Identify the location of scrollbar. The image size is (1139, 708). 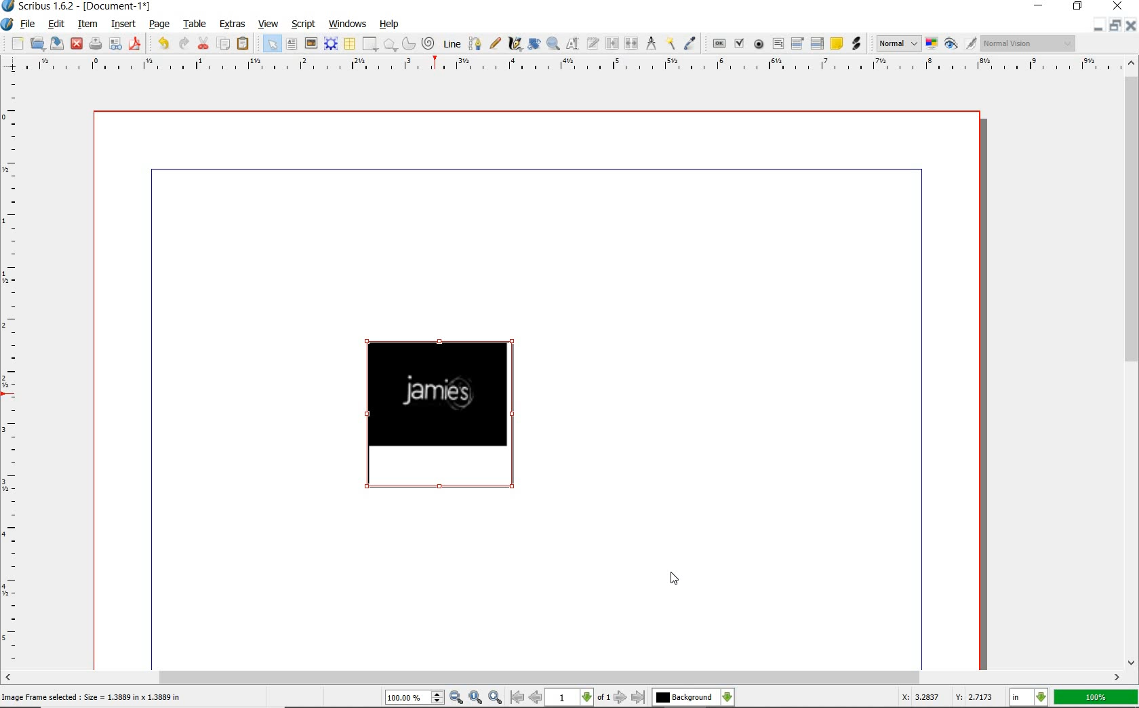
(1132, 363).